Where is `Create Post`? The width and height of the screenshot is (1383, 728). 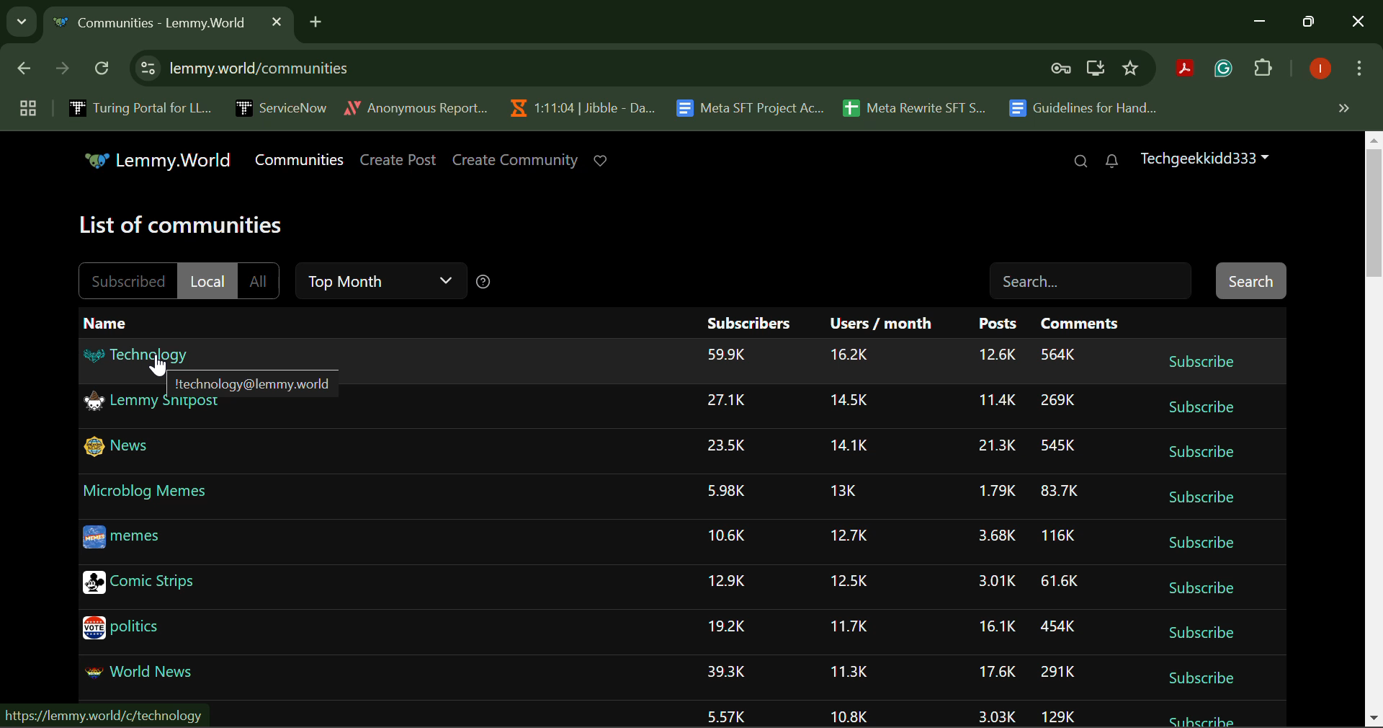 Create Post is located at coordinates (399, 161).